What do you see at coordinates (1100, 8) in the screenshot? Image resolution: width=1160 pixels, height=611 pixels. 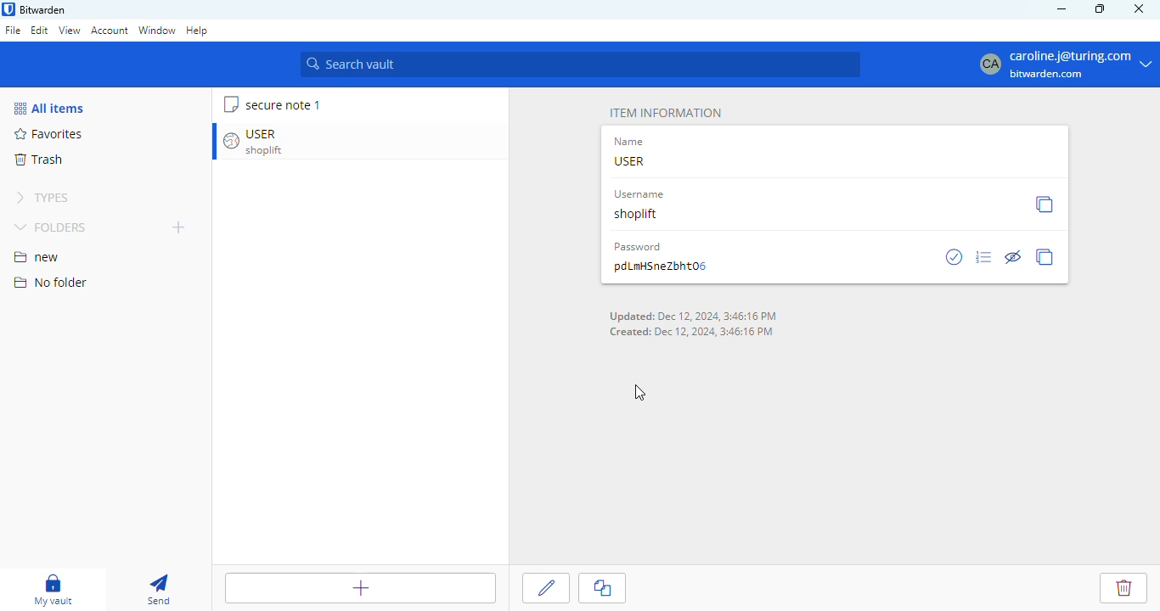 I see `maximize` at bounding box center [1100, 8].